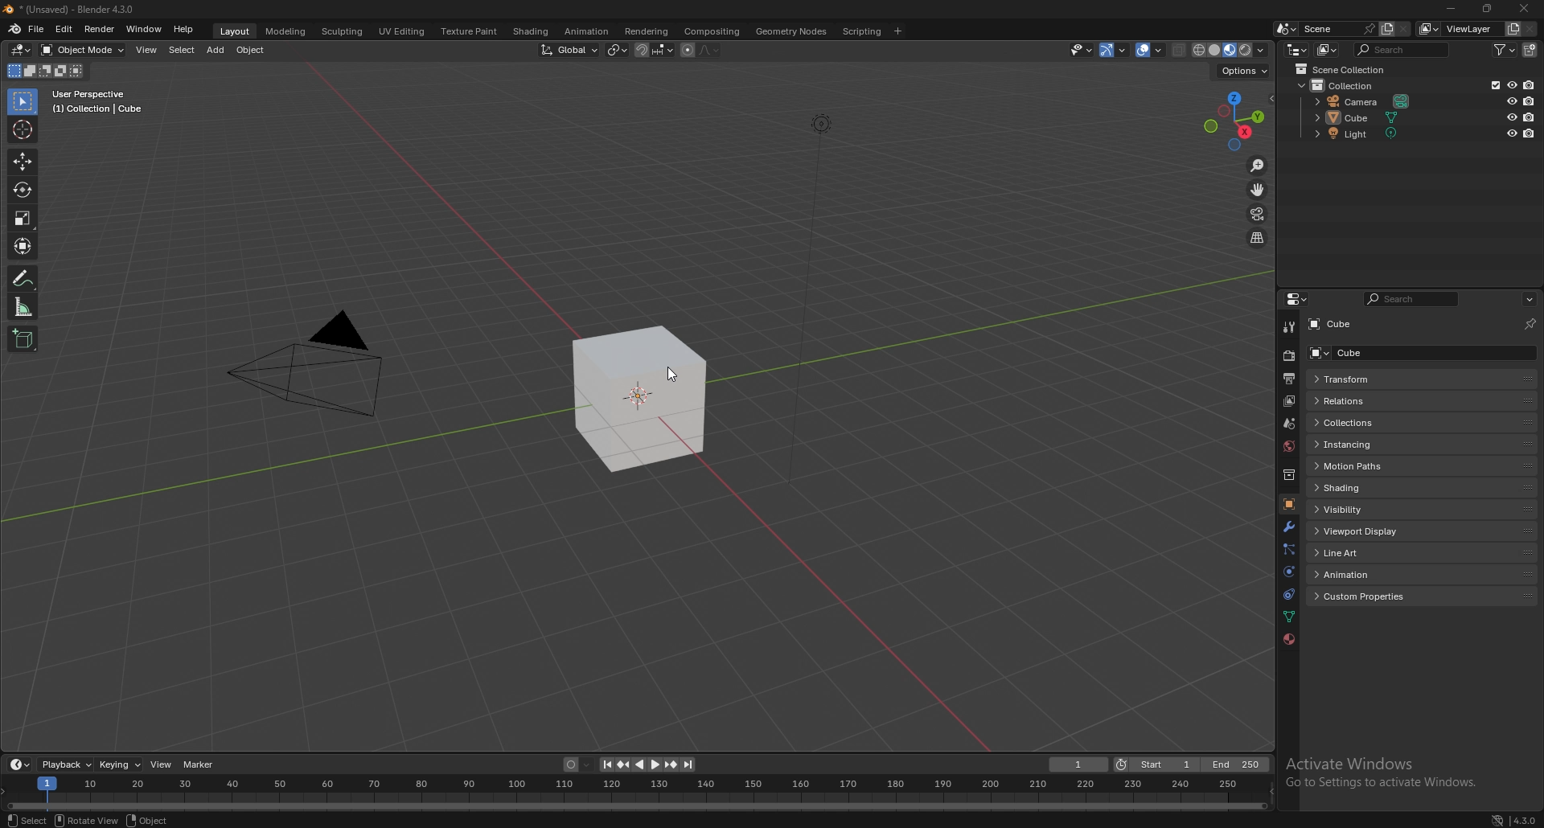 Image resolution: width=1544 pixels, height=828 pixels. What do you see at coordinates (1397, 380) in the screenshot?
I see `transform` at bounding box center [1397, 380].